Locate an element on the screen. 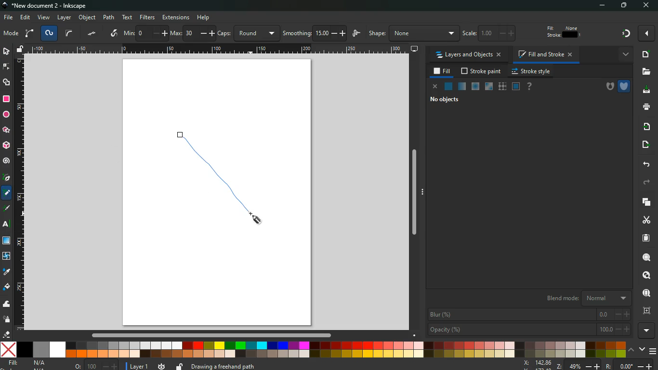  arc is located at coordinates (29, 34).